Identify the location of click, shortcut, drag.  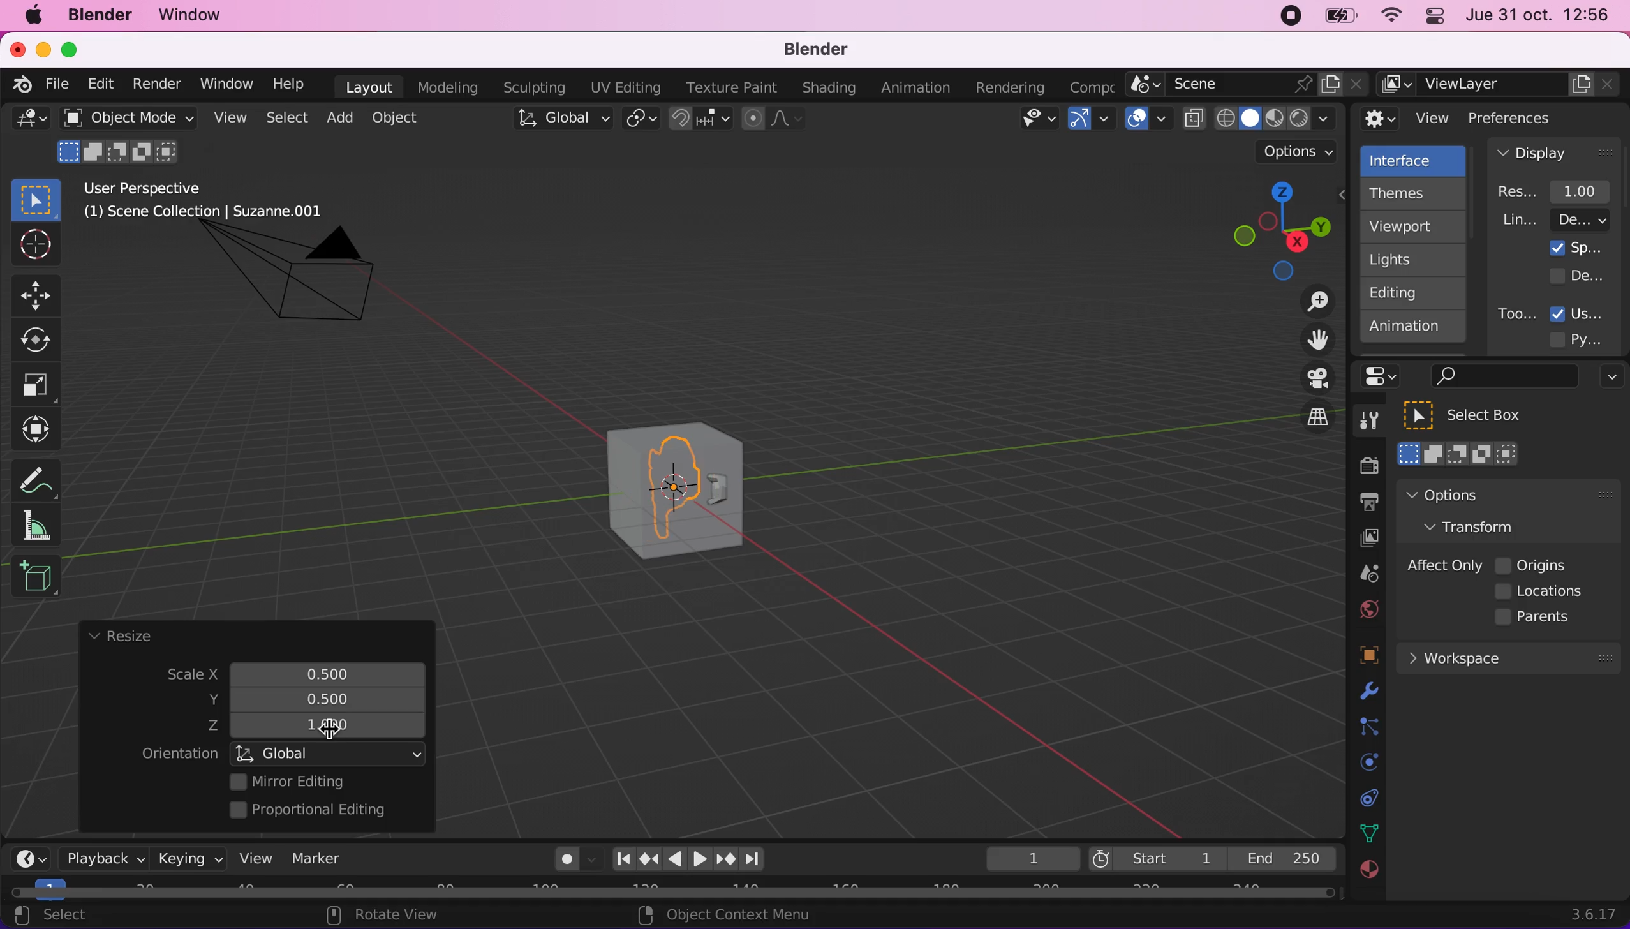
(1277, 230).